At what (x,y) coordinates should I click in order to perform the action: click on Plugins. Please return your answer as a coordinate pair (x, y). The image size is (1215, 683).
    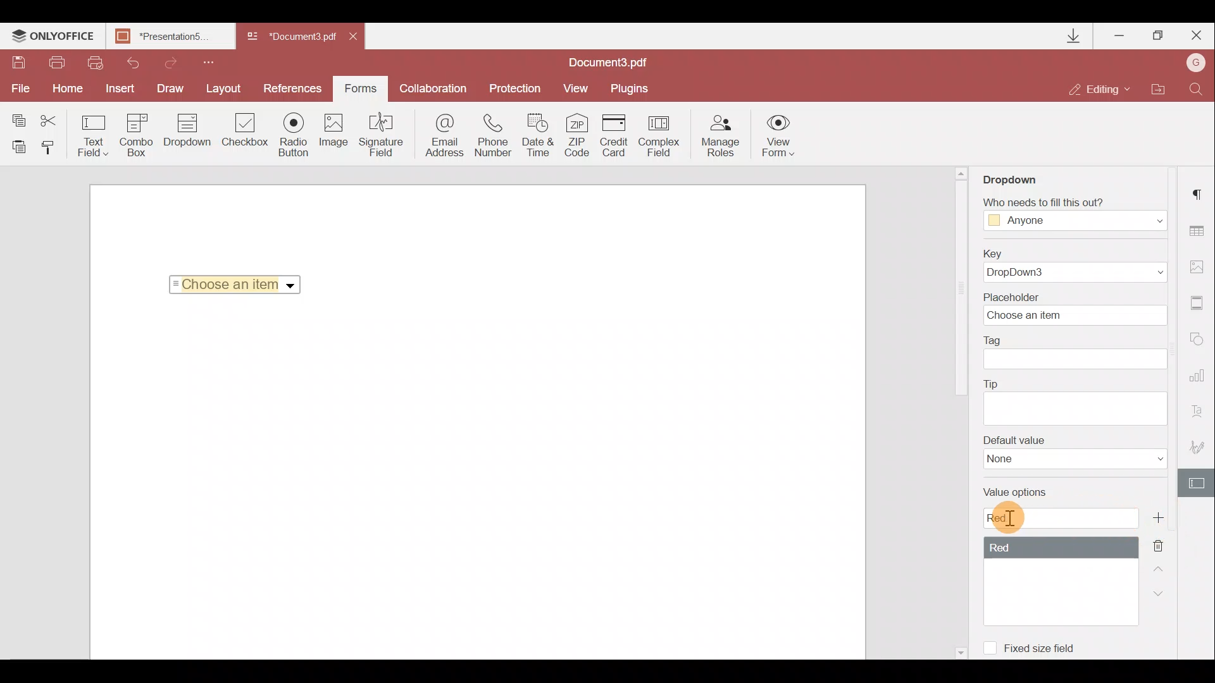
    Looking at the image, I should click on (631, 89).